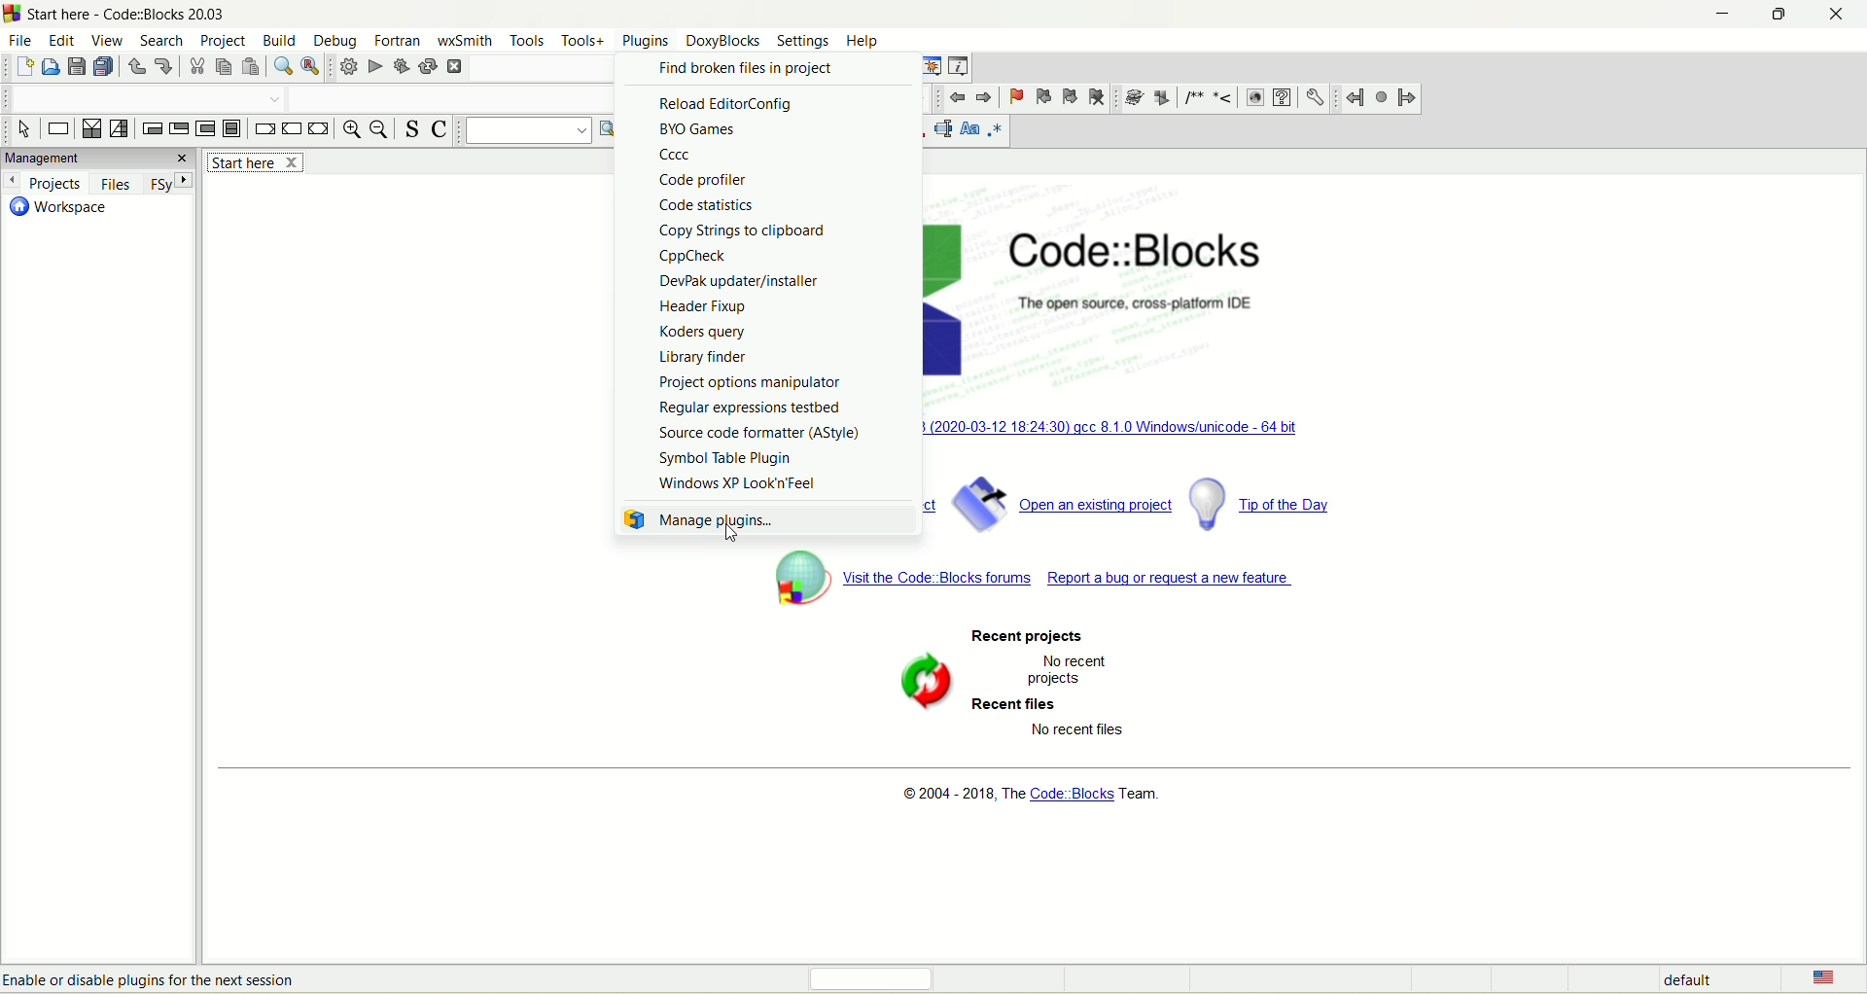 Image resolution: width=1867 pixels, height=994 pixels. I want to click on search, so click(165, 42).